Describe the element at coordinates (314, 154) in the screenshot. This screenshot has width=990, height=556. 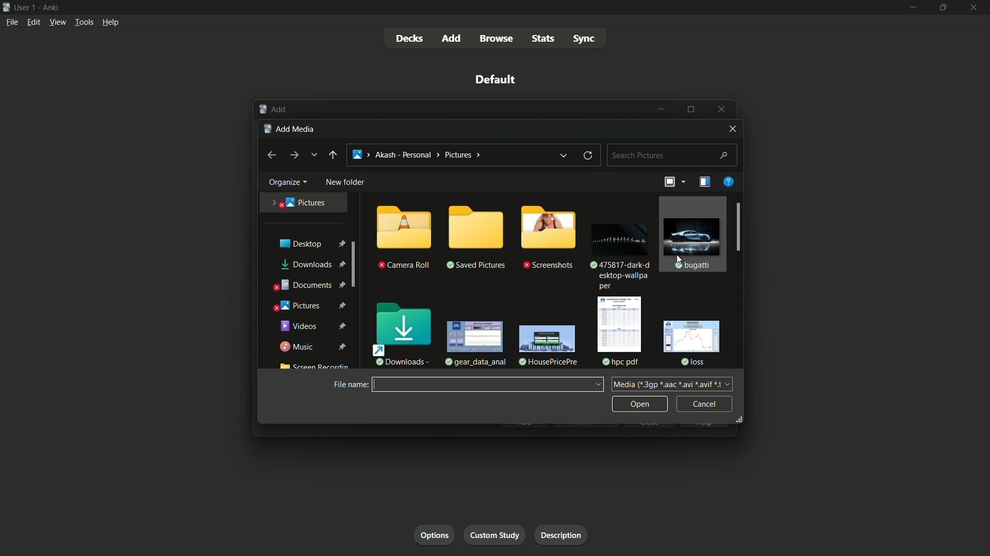
I see `recent locations` at that location.